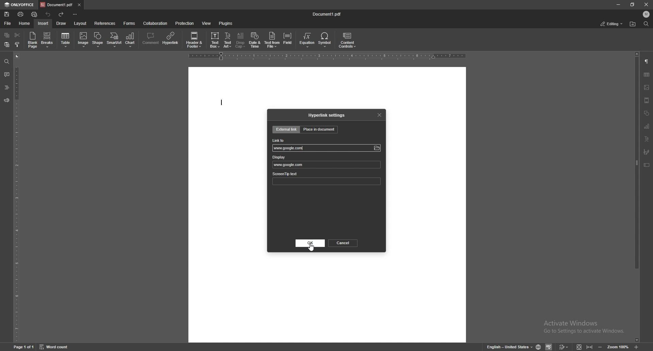 The image size is (653, 351). I want to click on drop cap, so click(240, 40).